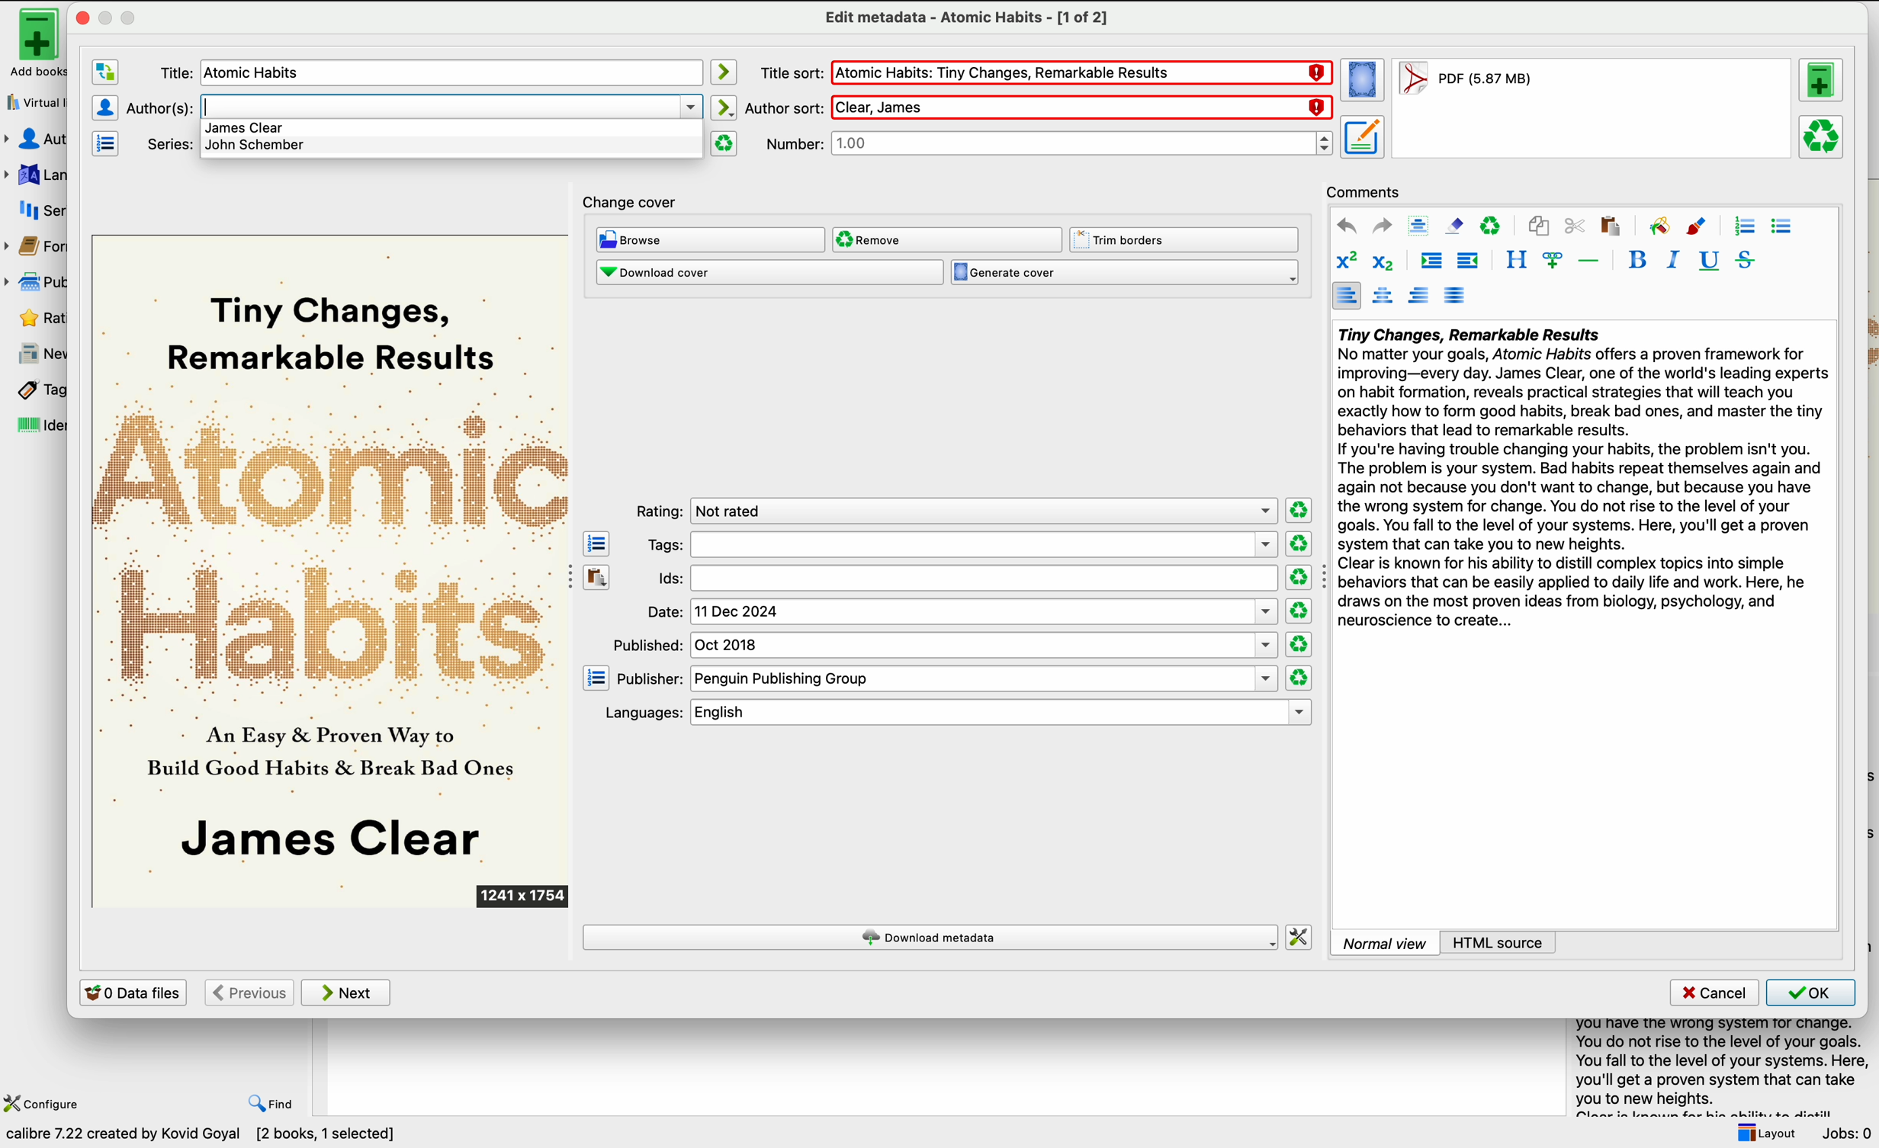 This screenshot has height=1148, width=1879. I want to click on redo, so click(1383, 226).